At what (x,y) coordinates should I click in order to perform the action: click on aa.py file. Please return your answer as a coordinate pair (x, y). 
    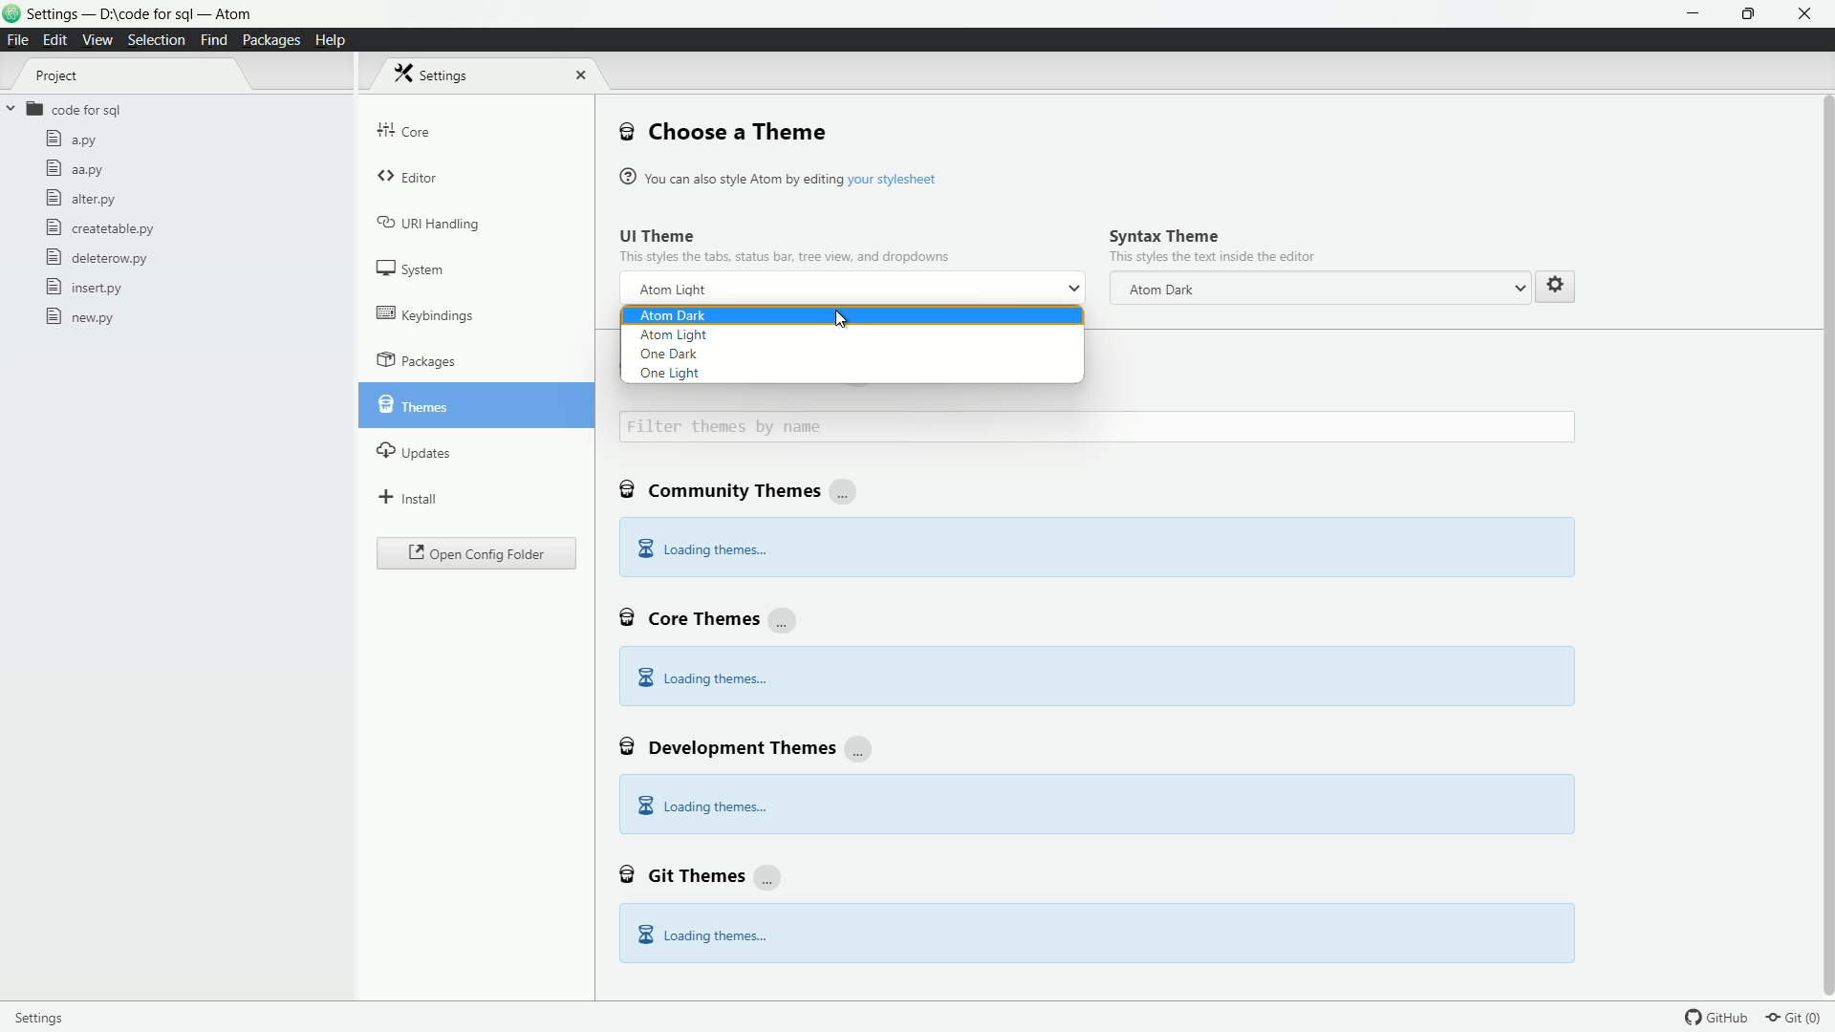
    Looking at the image, I should click on (74, 171).